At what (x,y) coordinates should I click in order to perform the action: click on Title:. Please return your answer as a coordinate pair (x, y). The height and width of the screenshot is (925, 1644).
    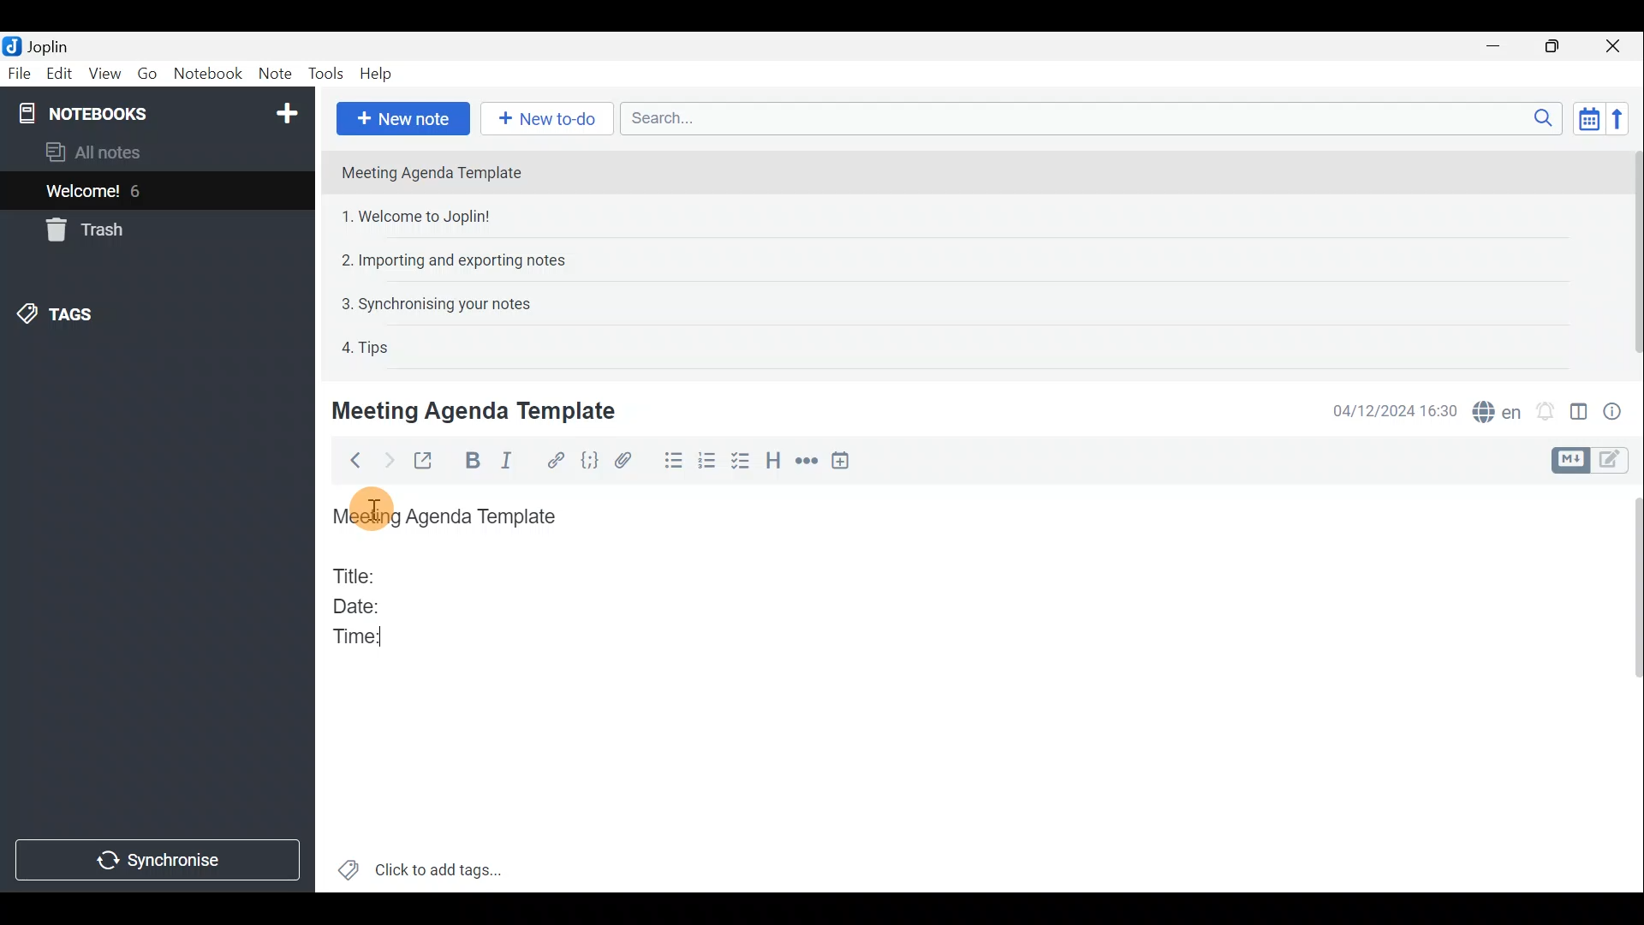
    Looking at the image, I should click on (357, 573).